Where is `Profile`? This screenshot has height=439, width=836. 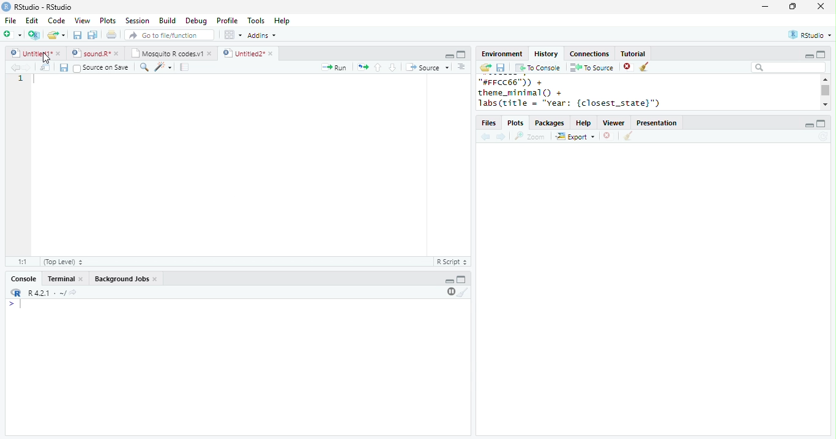 Profile is located at coordinates (227, 20).